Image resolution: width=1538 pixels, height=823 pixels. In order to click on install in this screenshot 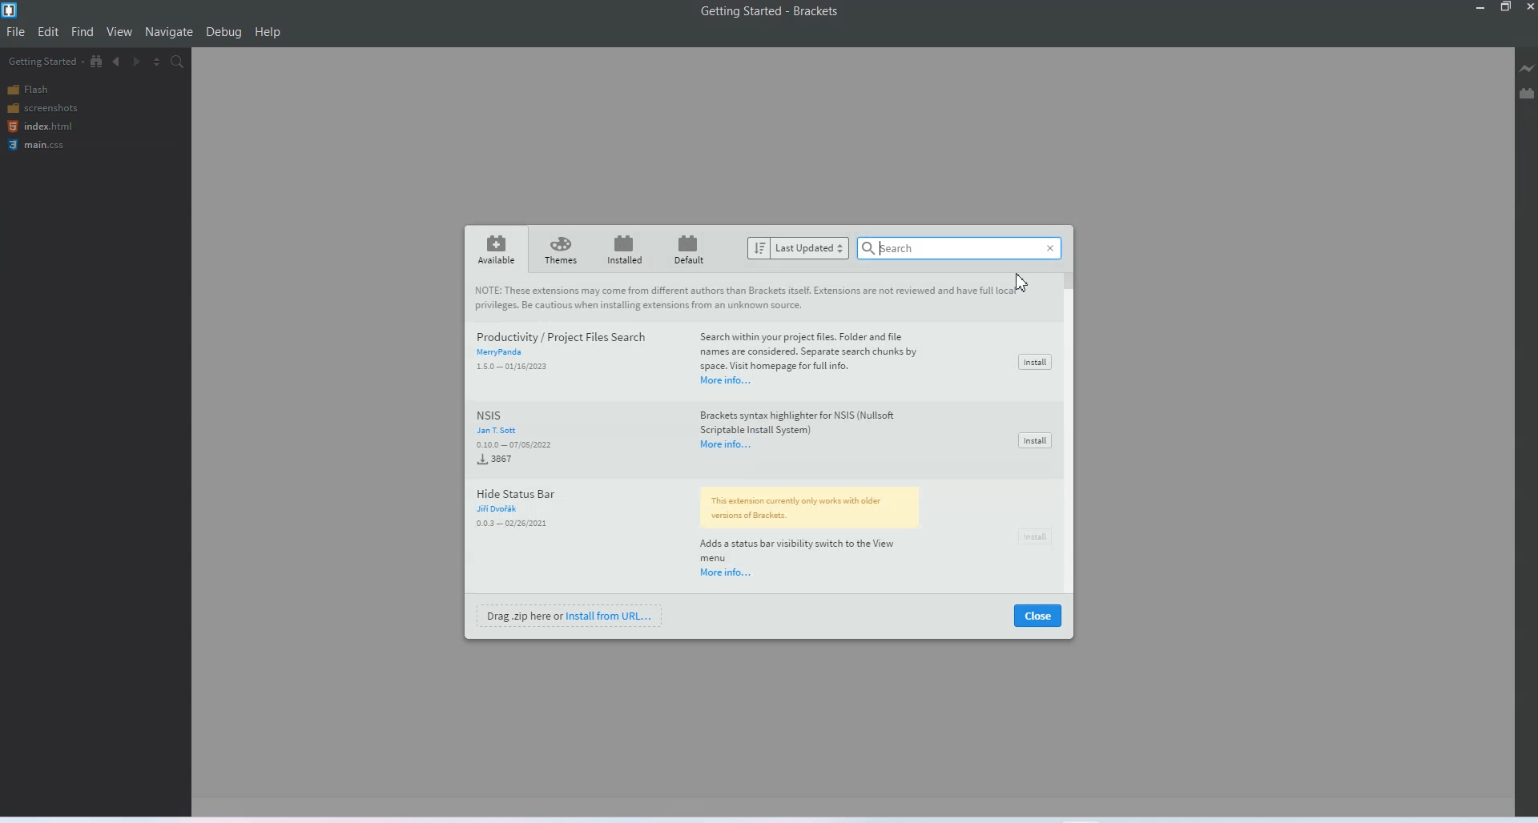, I will do `click(1035, 362)`.